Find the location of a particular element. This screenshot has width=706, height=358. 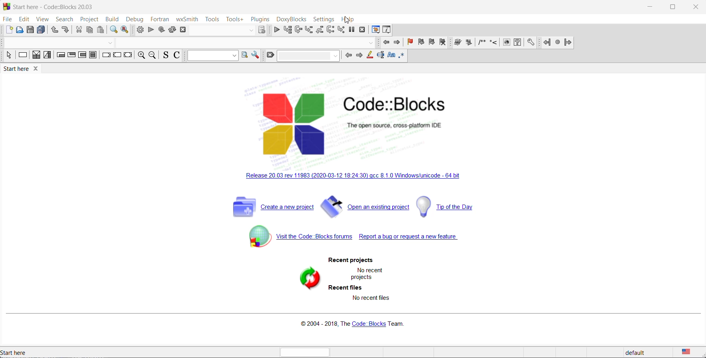

open is located at coordinates (20, 30).